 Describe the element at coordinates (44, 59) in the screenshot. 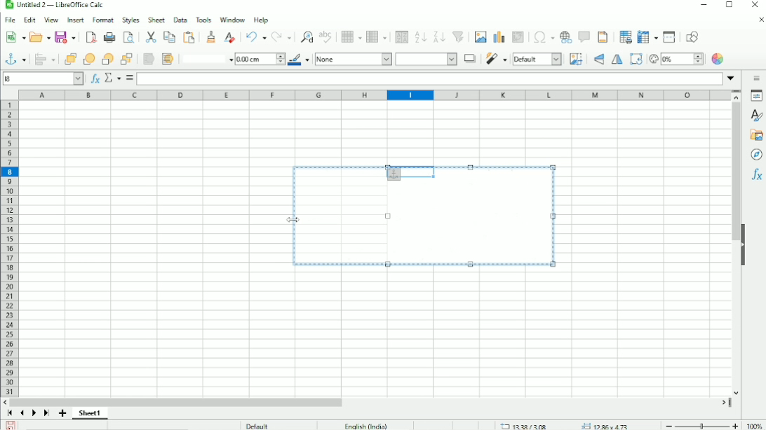

I see `Align objects` at that location.